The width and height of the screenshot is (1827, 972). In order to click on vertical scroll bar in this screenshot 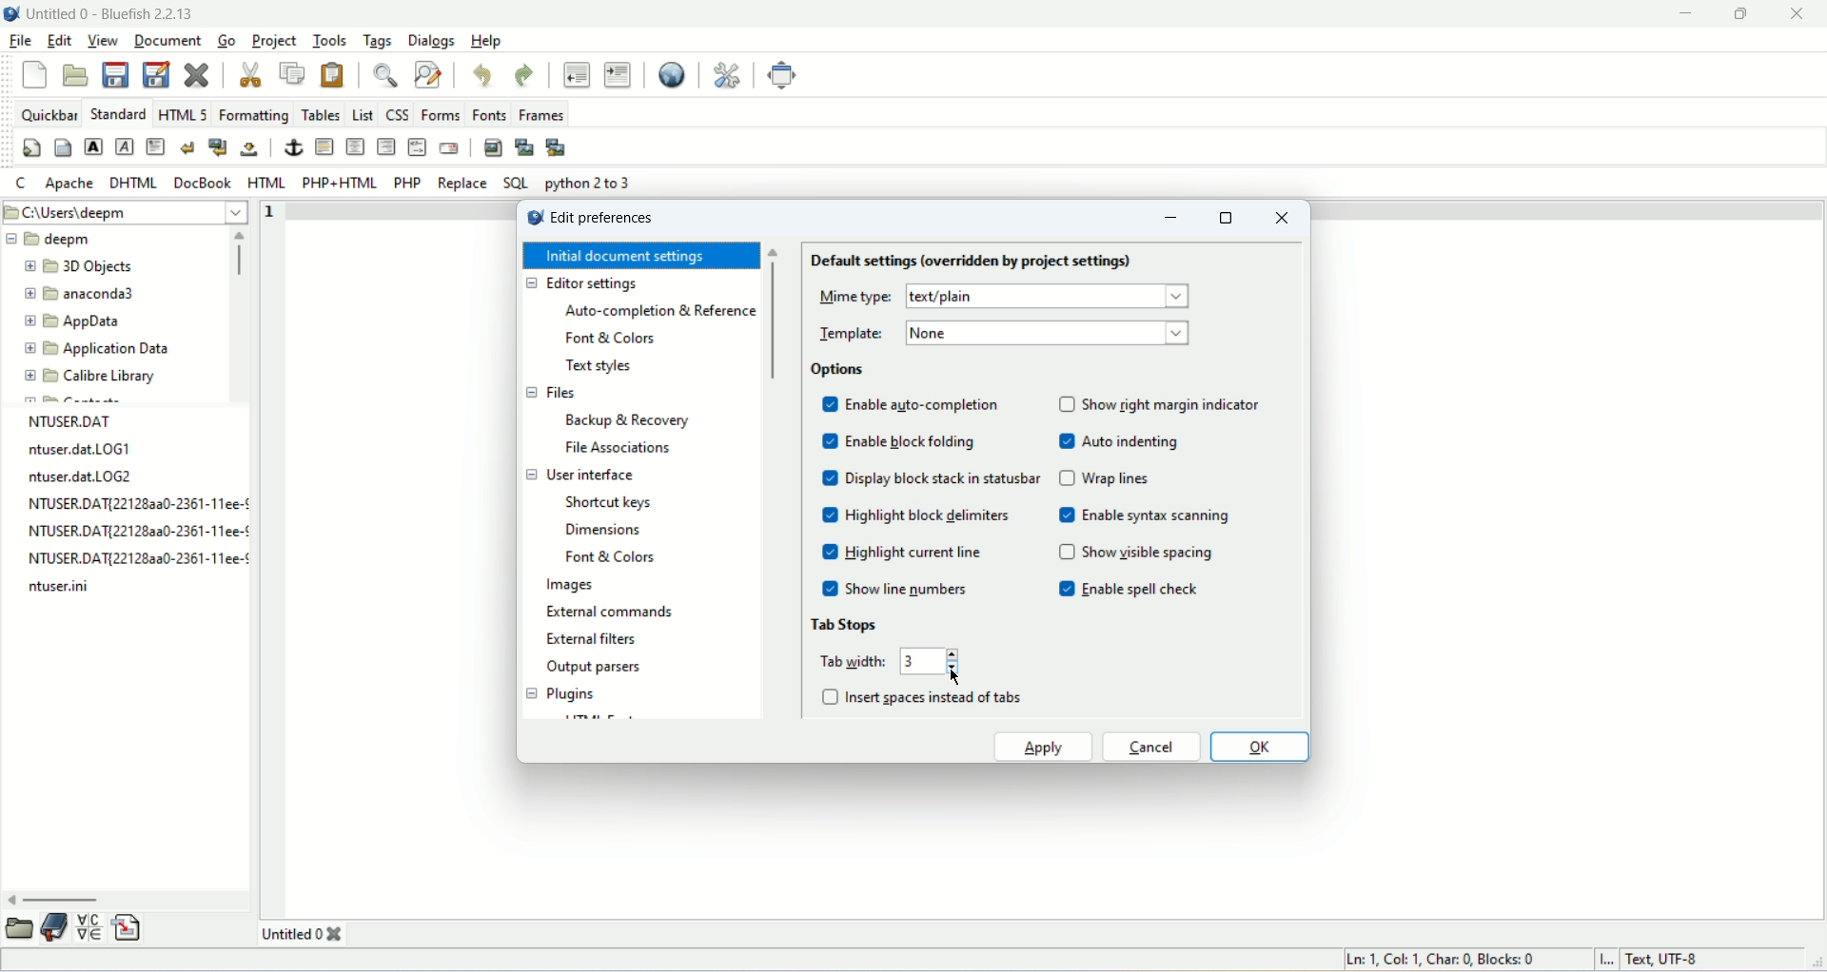, I will do `click(240, 254)`.